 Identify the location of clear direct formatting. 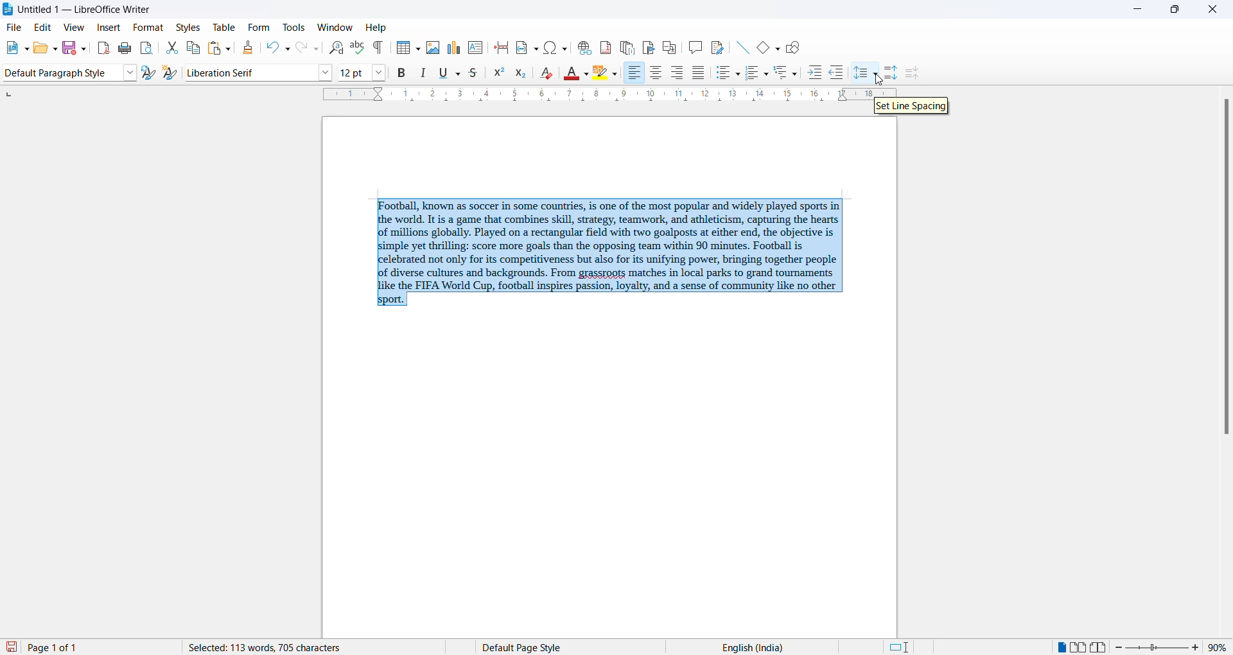
(546, 72).